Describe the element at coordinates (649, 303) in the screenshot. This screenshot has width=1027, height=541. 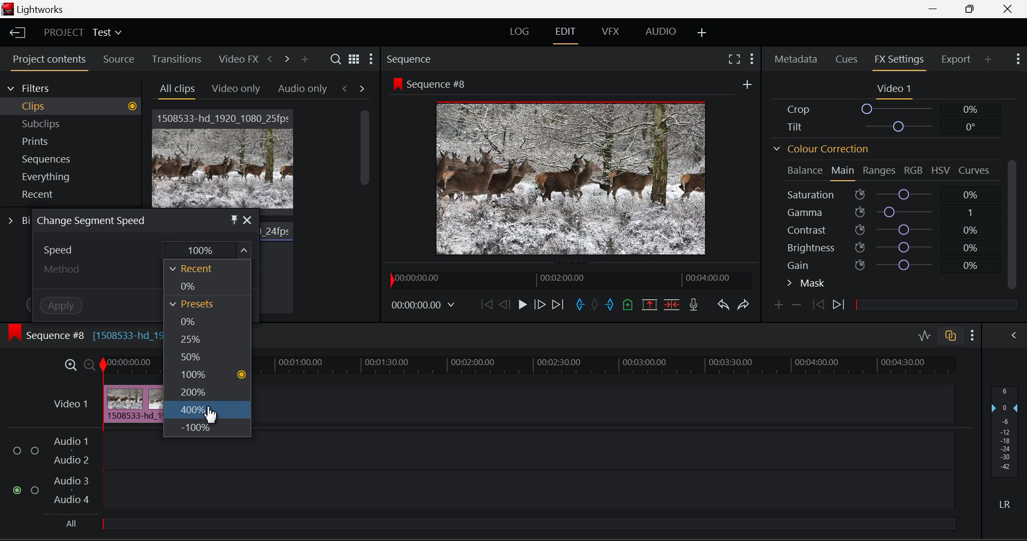
I see `Remove marked section` at that location.